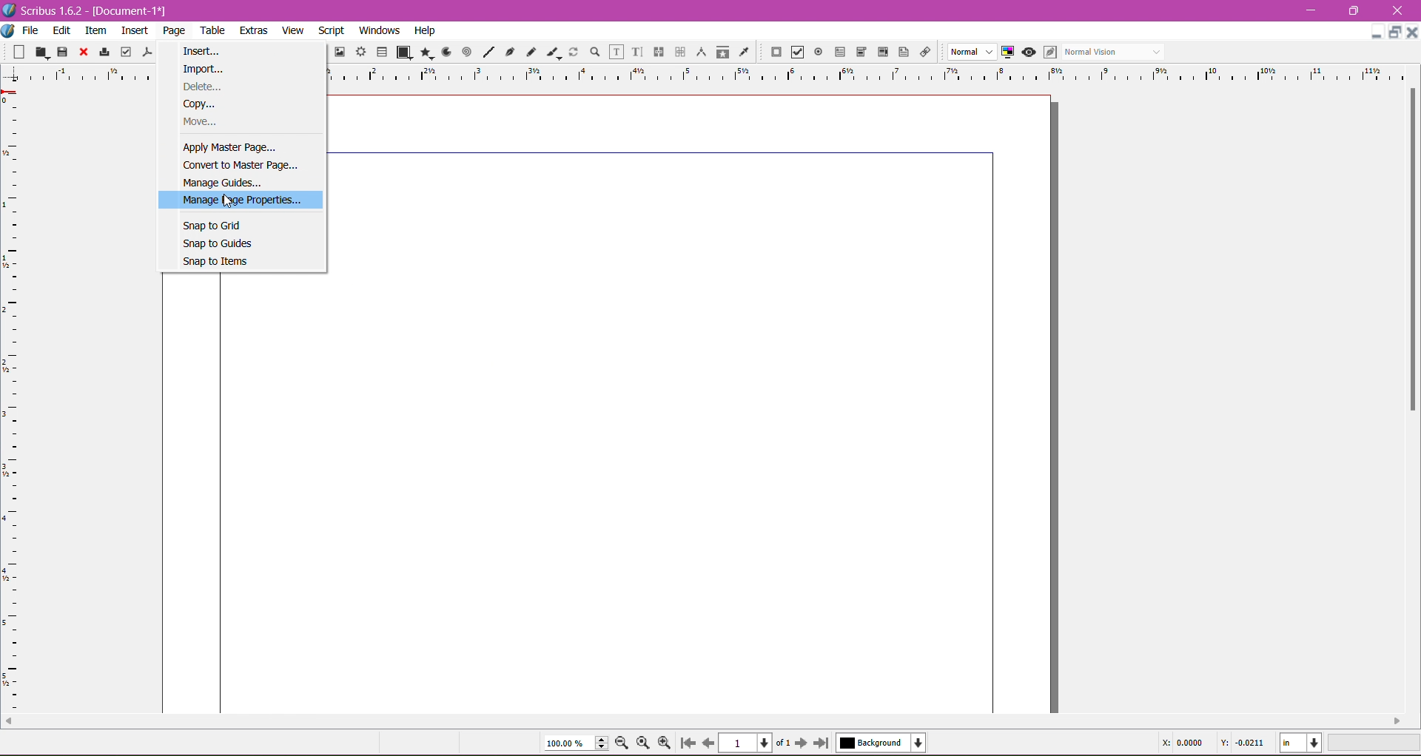  Describe the element at coordinates (104, 52) in the screenshot. I see `Print` at that location.